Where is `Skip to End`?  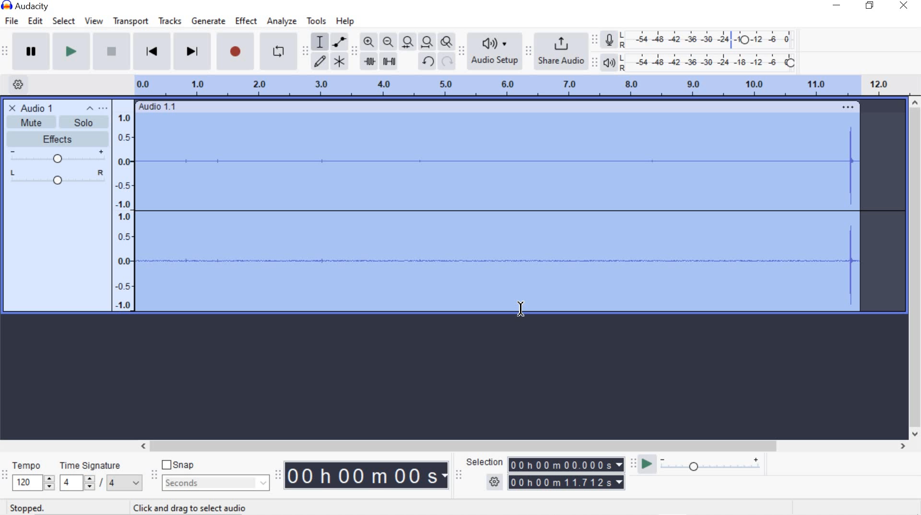
Skip to End is located at coordinates (194, 53).